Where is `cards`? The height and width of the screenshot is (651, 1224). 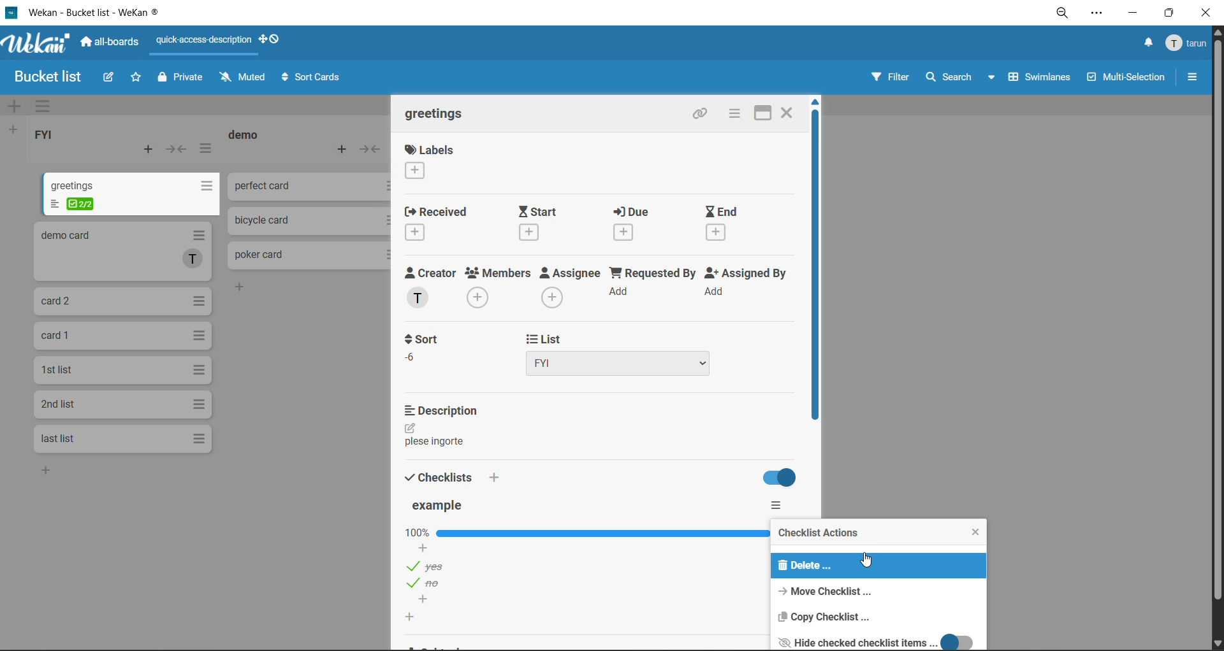 cards is located at coordinates (121, 337).